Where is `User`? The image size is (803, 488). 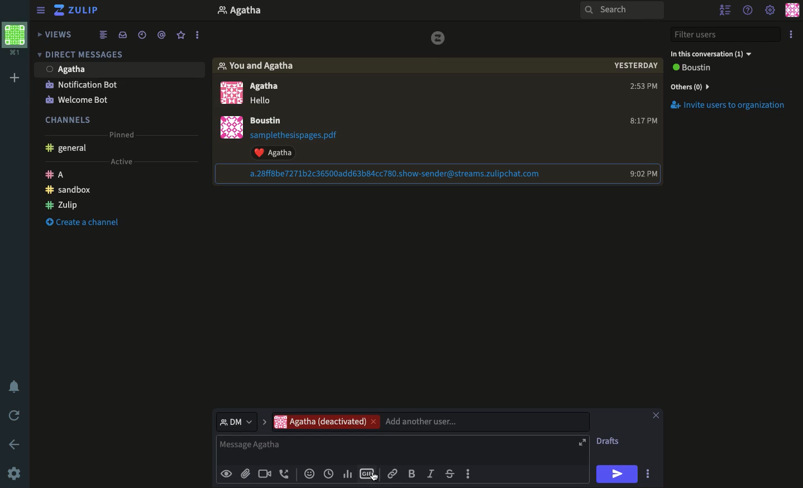
User is located at coordinates (272, 121).